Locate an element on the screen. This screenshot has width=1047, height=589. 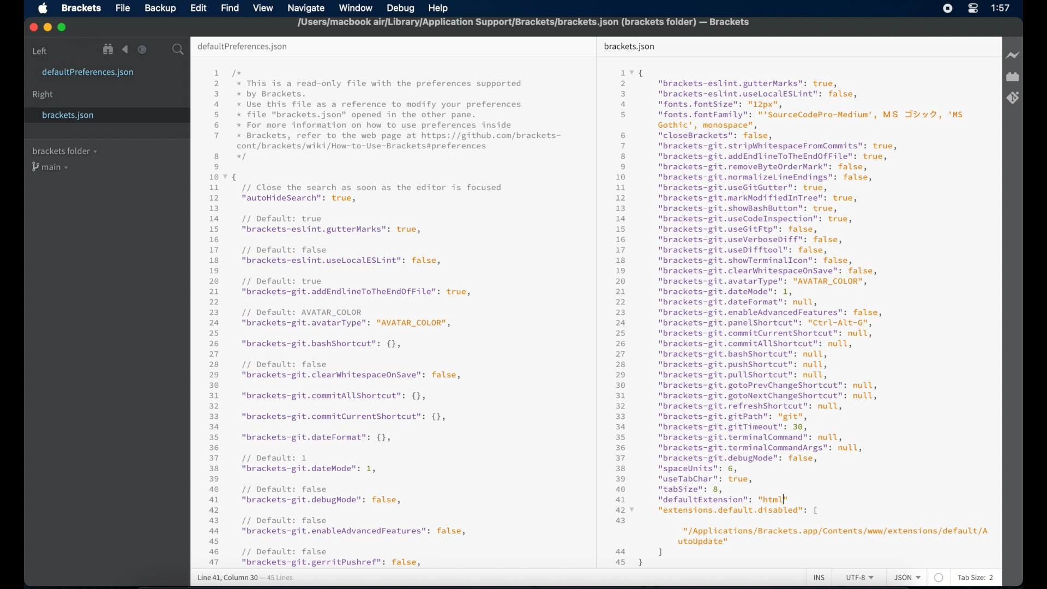
maximize is located at coordinates (63, 28).